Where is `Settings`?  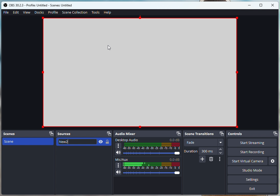
Settings is located at coordinates (253, 180).